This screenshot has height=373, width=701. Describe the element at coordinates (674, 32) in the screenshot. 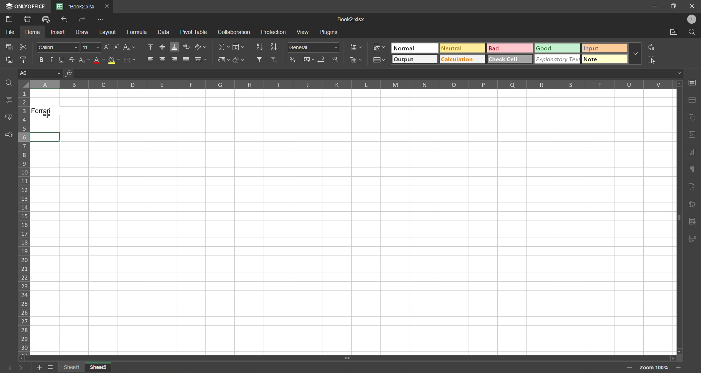

I see `open location` at that location.